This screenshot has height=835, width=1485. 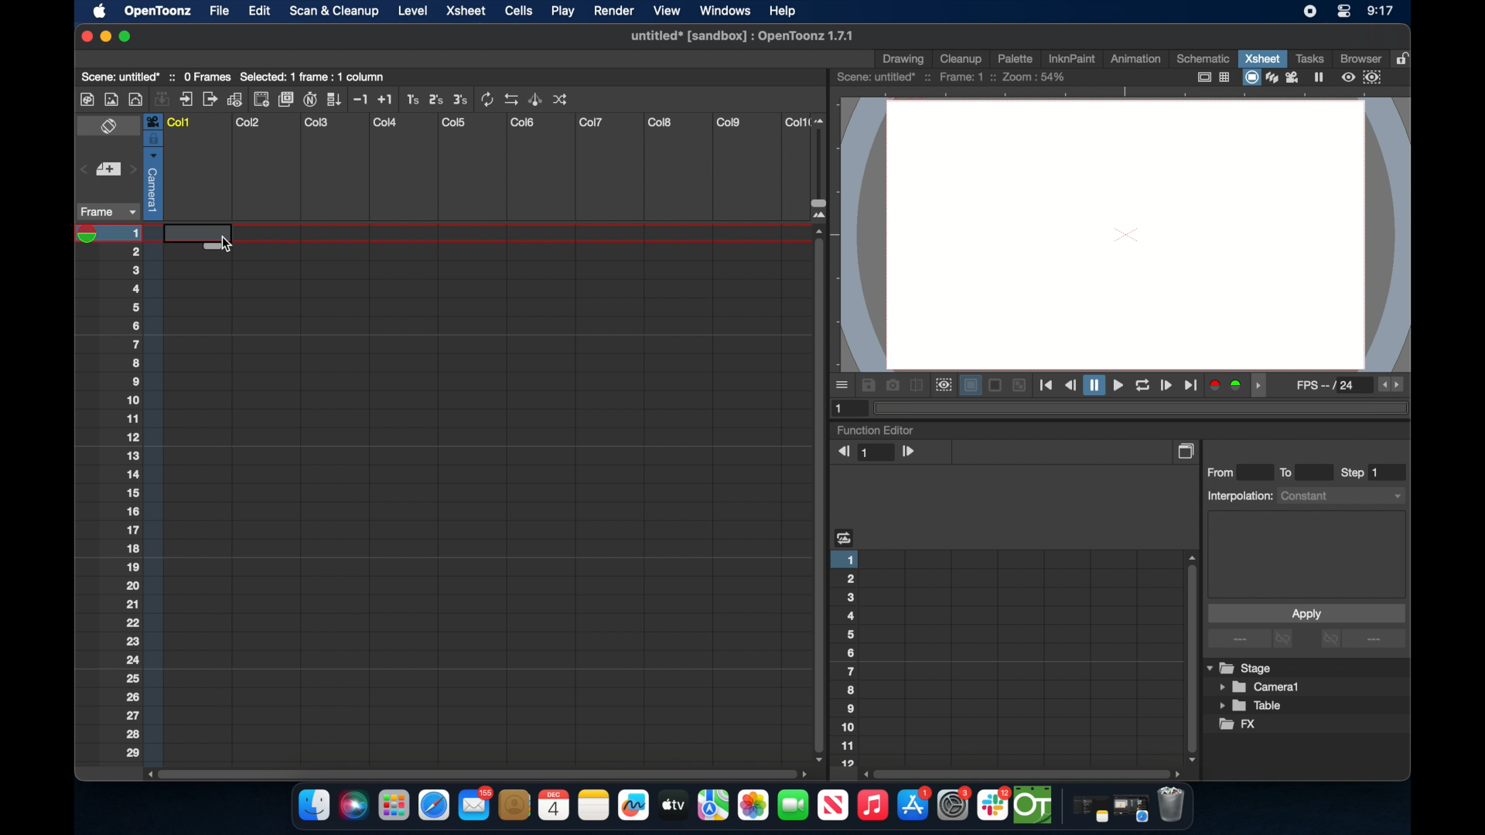 What do you see at coordinates (1251, 707) in the screenshot?
I see `table` at bounding box center [1251, 707].